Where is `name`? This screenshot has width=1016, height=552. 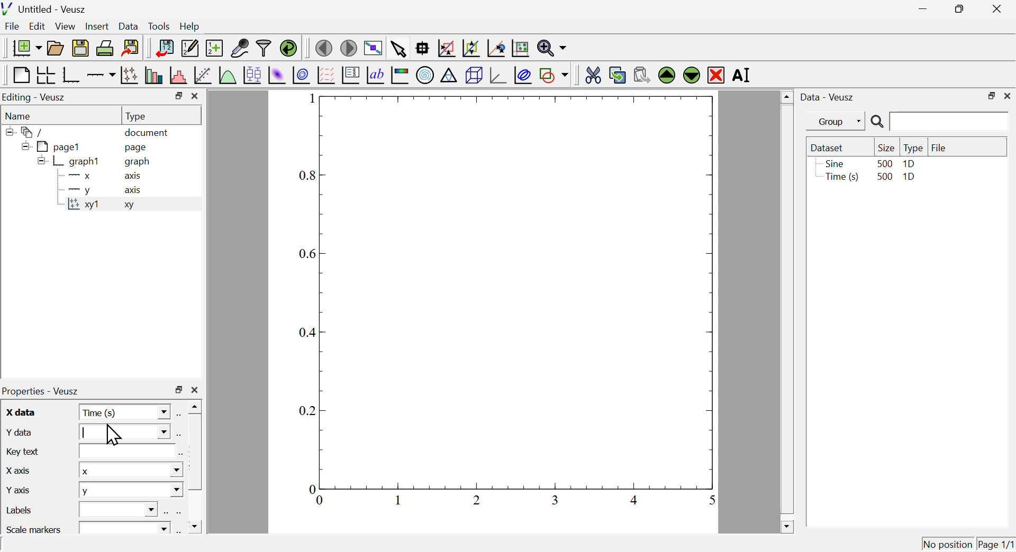
name is located at coordinates (21, 115).